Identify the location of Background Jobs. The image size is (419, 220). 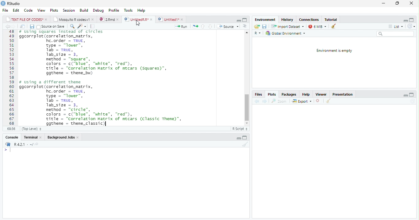
(63, 138).